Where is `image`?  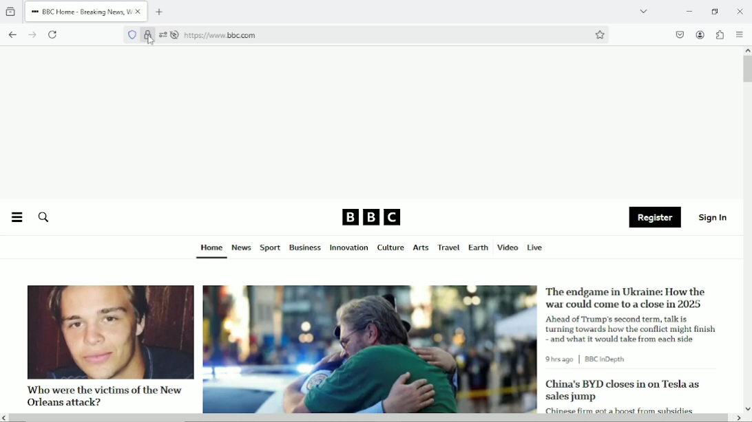
image is located at coordinates (109, 332).